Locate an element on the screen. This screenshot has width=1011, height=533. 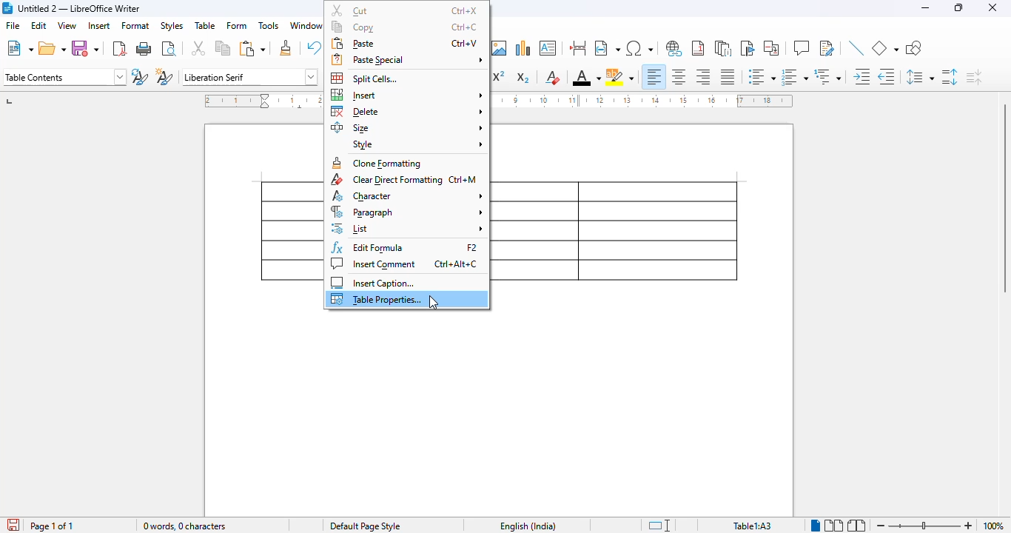
word and character count is located at coordinates (184, 526).